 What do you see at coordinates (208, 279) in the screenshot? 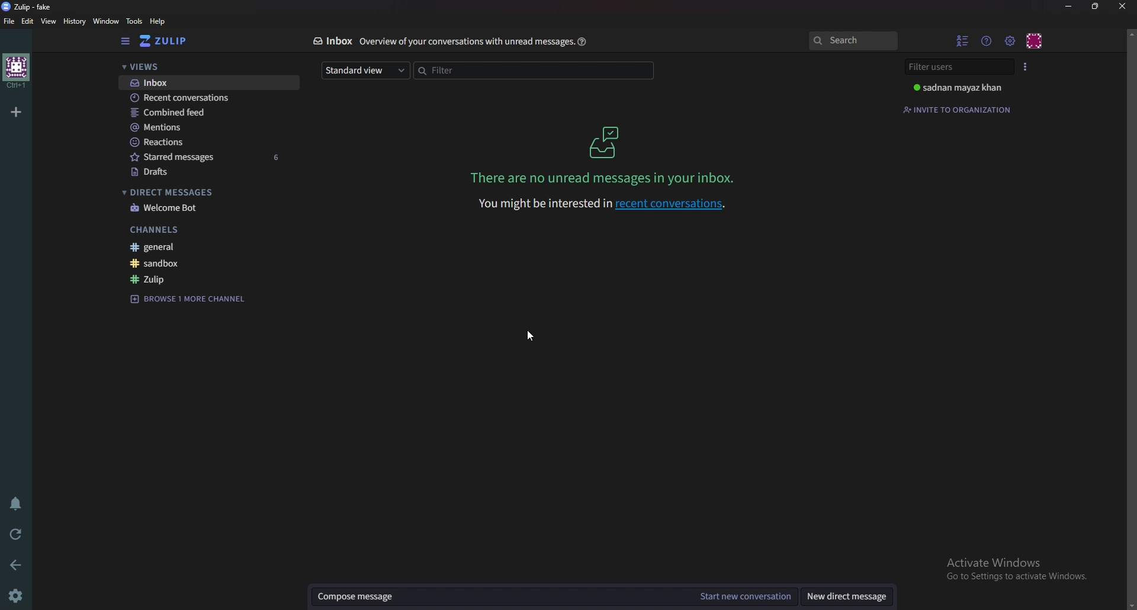
I see `zulip` at bounding box center [208, 279].